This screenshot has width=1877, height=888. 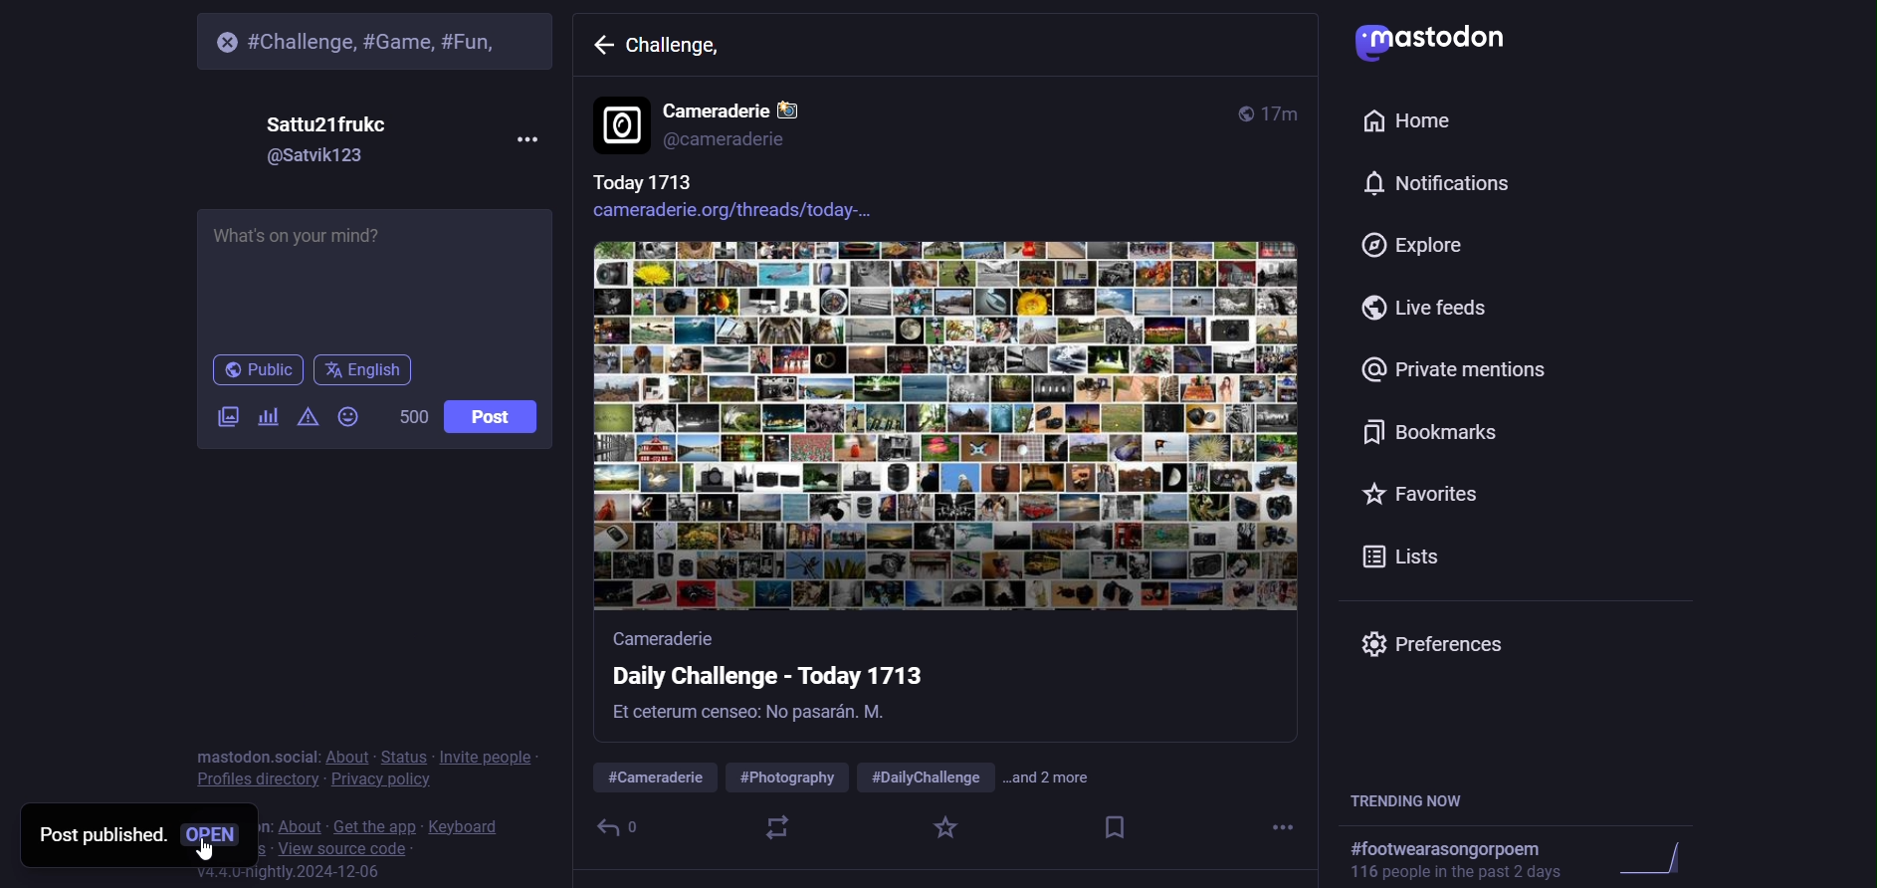 What do you see at coordinates (270, 874) in the screenshot?
I see `v4.4.0-nightly.2024-12-06` at bounding box center [270, 874].